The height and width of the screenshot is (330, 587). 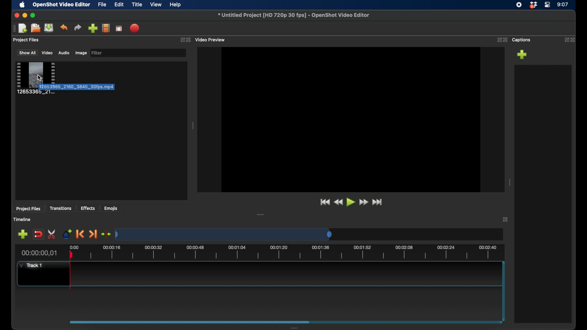 What do you see at coordinates (16, 15) in the screenshot?
I see `close` at bounding box center [16, 15].